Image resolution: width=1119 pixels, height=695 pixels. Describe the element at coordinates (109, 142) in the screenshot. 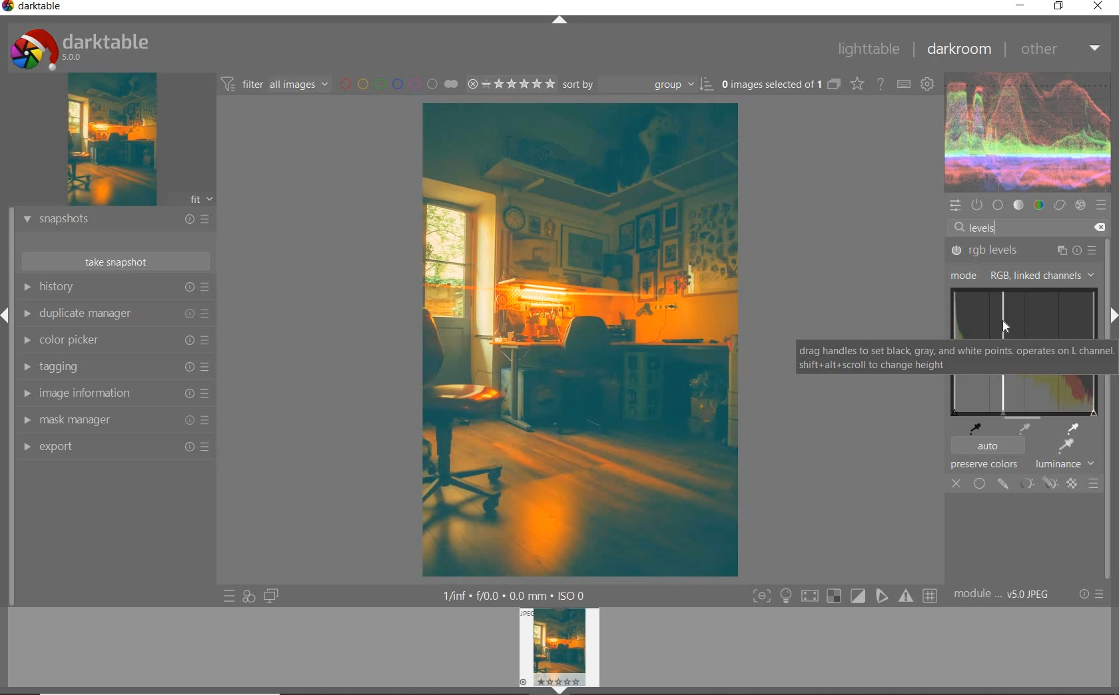

I see `image preview` at that location.